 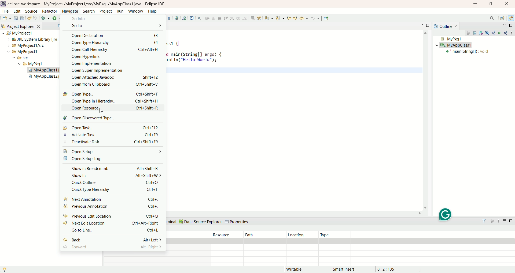 I want to click on step return, so click(x=245, y=19).